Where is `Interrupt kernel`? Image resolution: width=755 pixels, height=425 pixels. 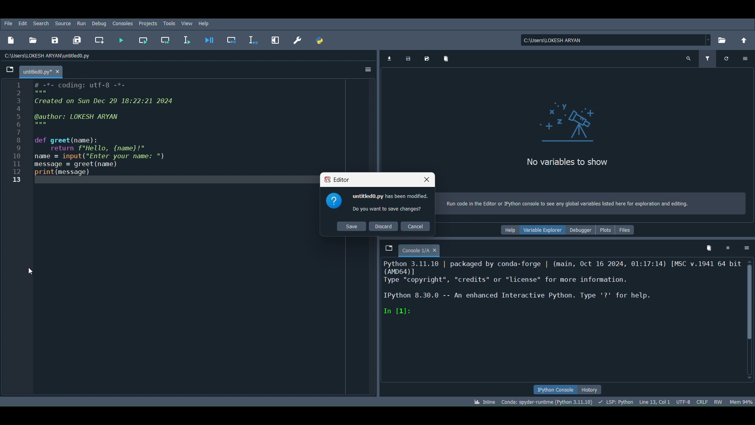
Interrupt kernel is located at coordinates (729, 247).